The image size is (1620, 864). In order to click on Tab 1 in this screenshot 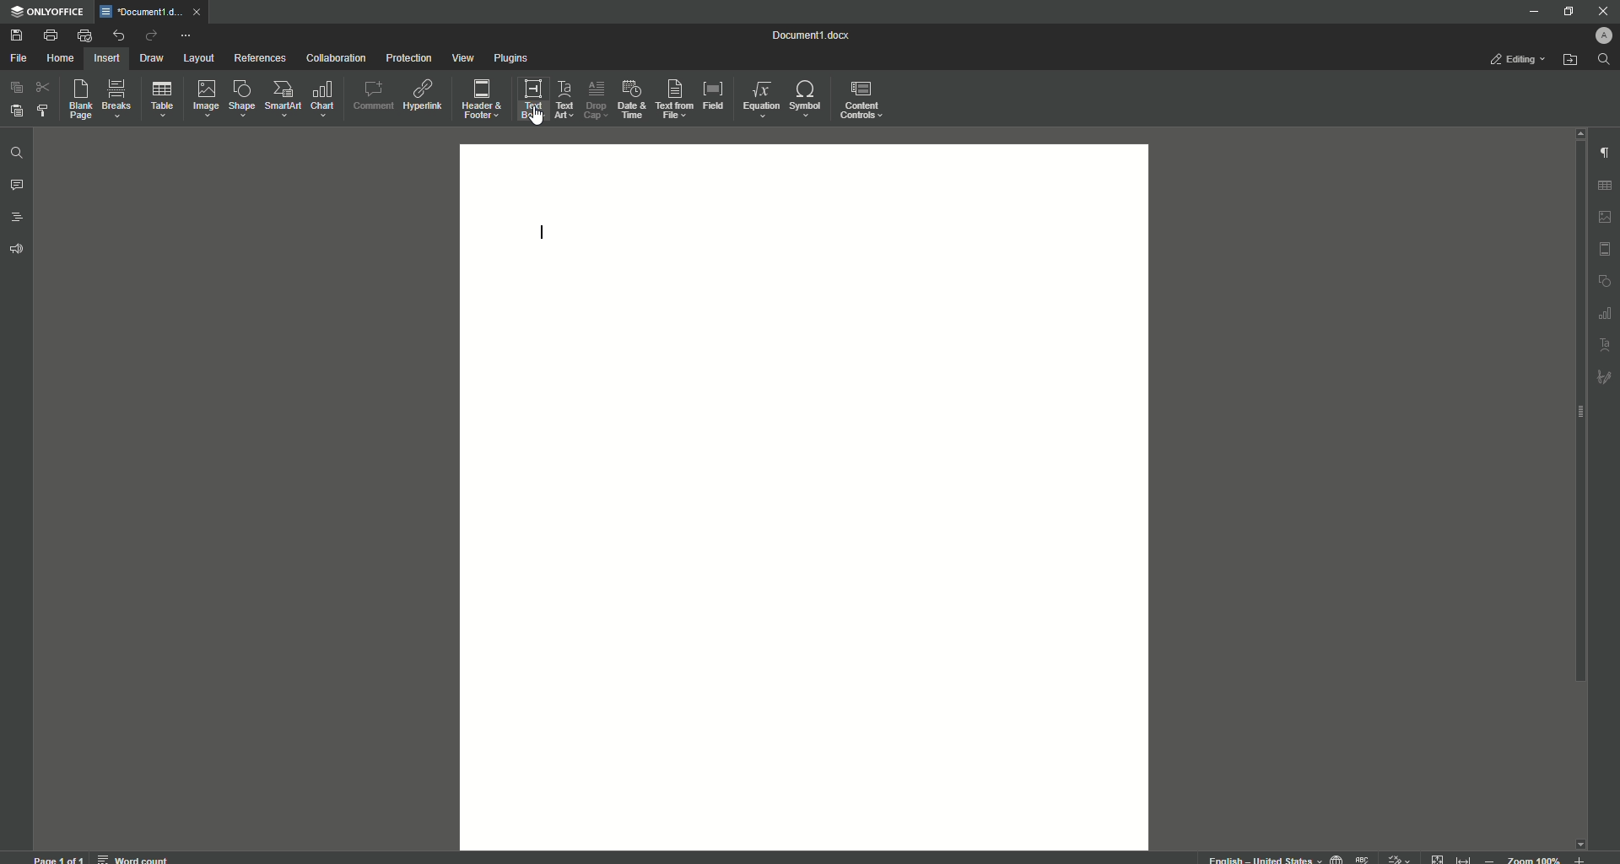, I will do `click(143, 12)`.